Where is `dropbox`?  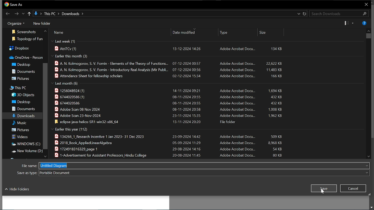 dropbox is located at coordinates (20, 48).